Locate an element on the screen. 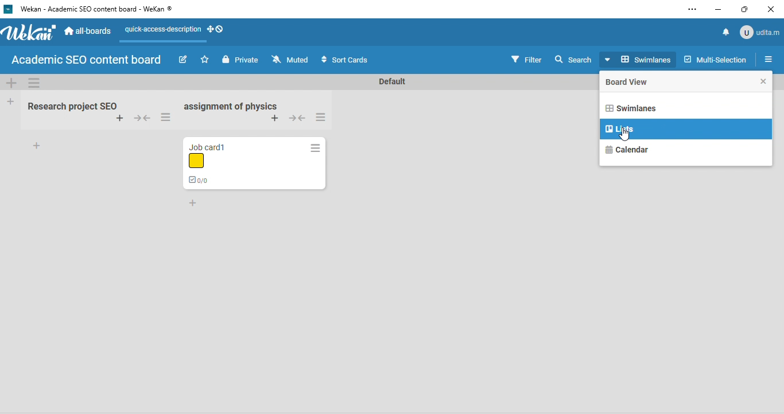 The width and height of the screenshot is (784, 414). research project seo is located at coordinates (71, 104).